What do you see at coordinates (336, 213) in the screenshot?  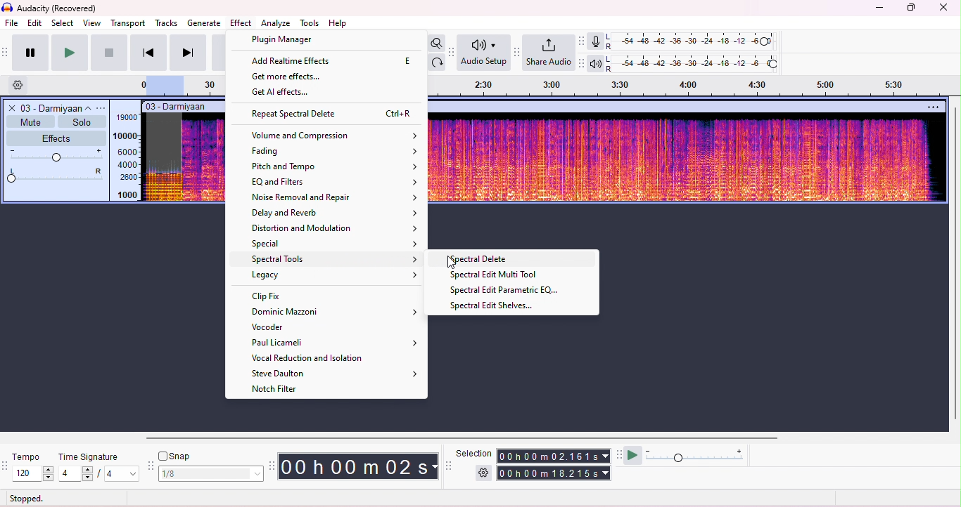 I see `delay and reverb` at bounding box center [336, 213].